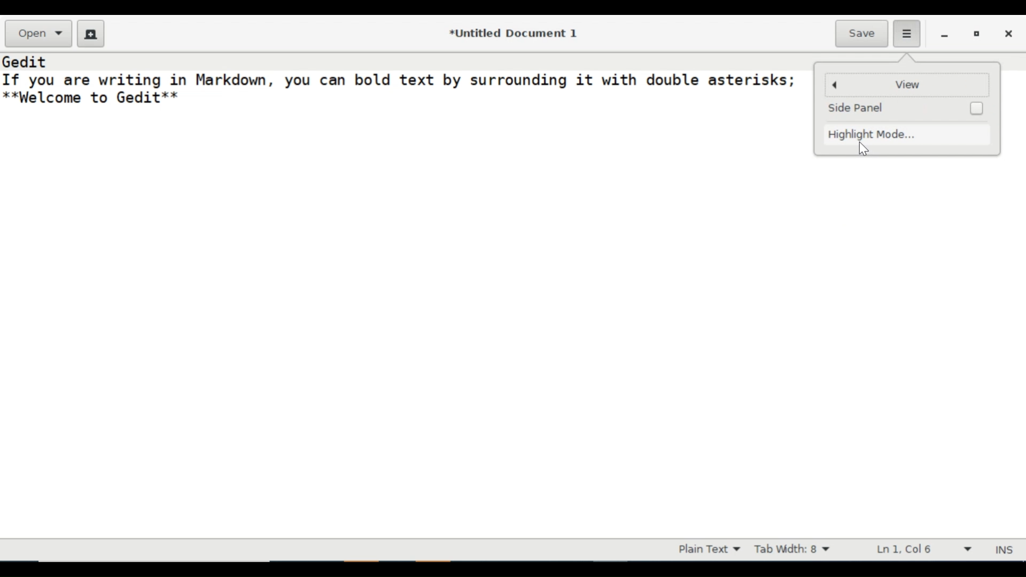 This screenshot has width=1026, height=577. I want to click on **Welcome to Gedit**, so click(92, 98).